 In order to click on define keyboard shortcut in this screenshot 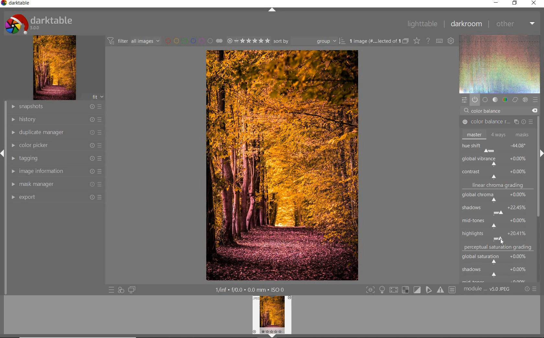, I will do `click(439, 41)`.